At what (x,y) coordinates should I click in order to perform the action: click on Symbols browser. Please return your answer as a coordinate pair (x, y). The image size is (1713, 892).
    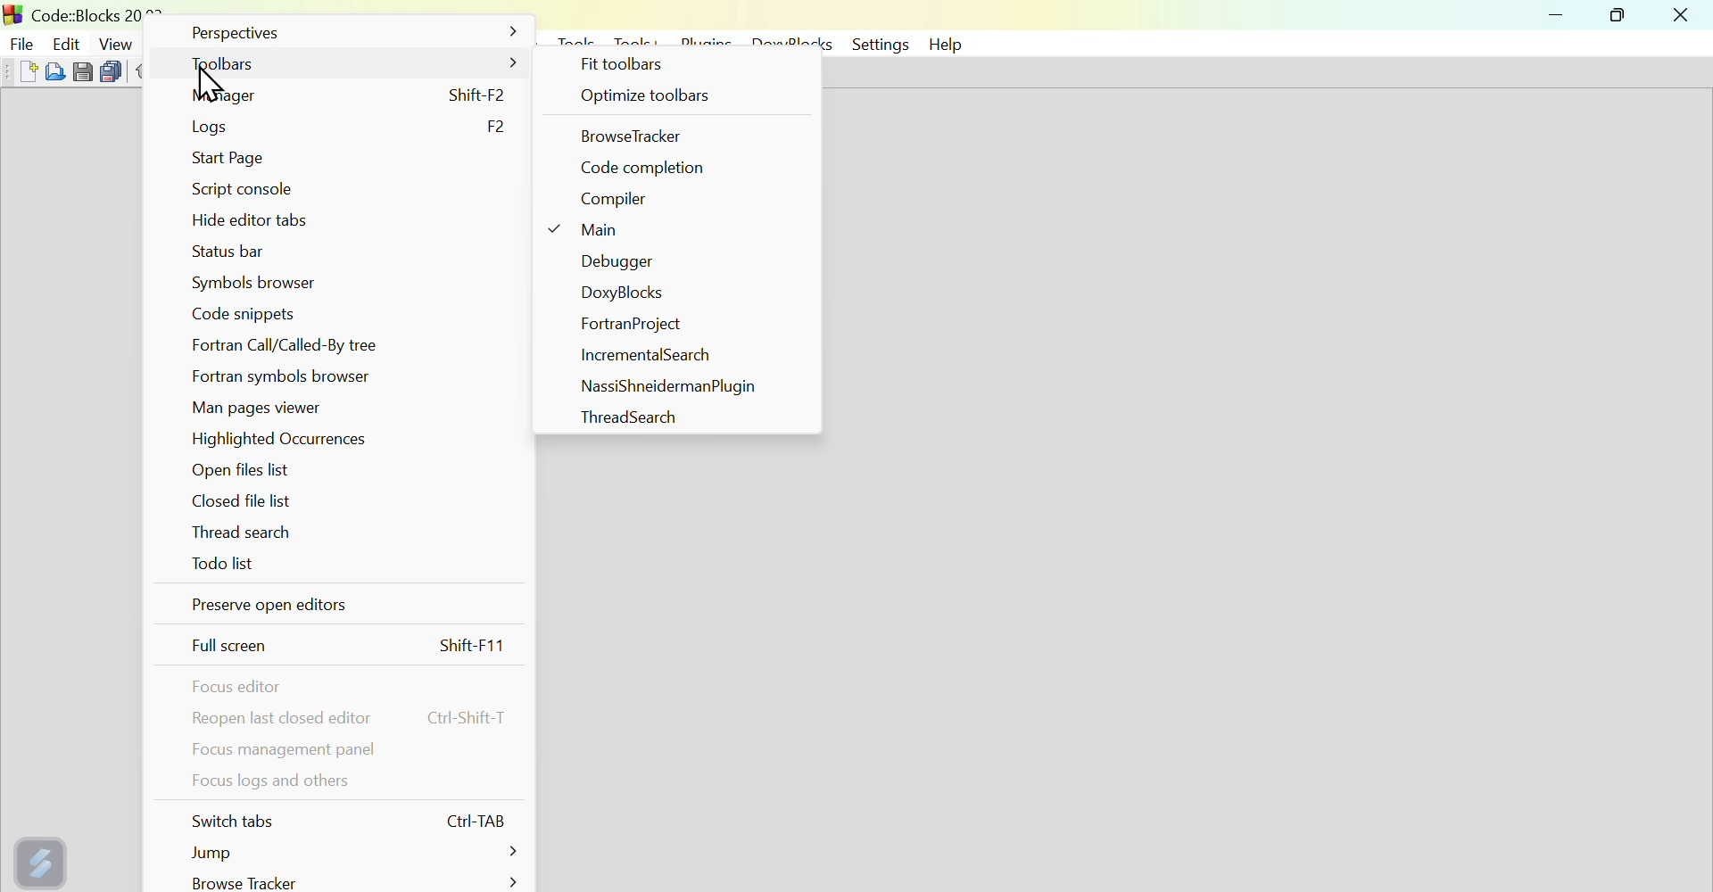
    Looking at the image, I should click on (250, 282).